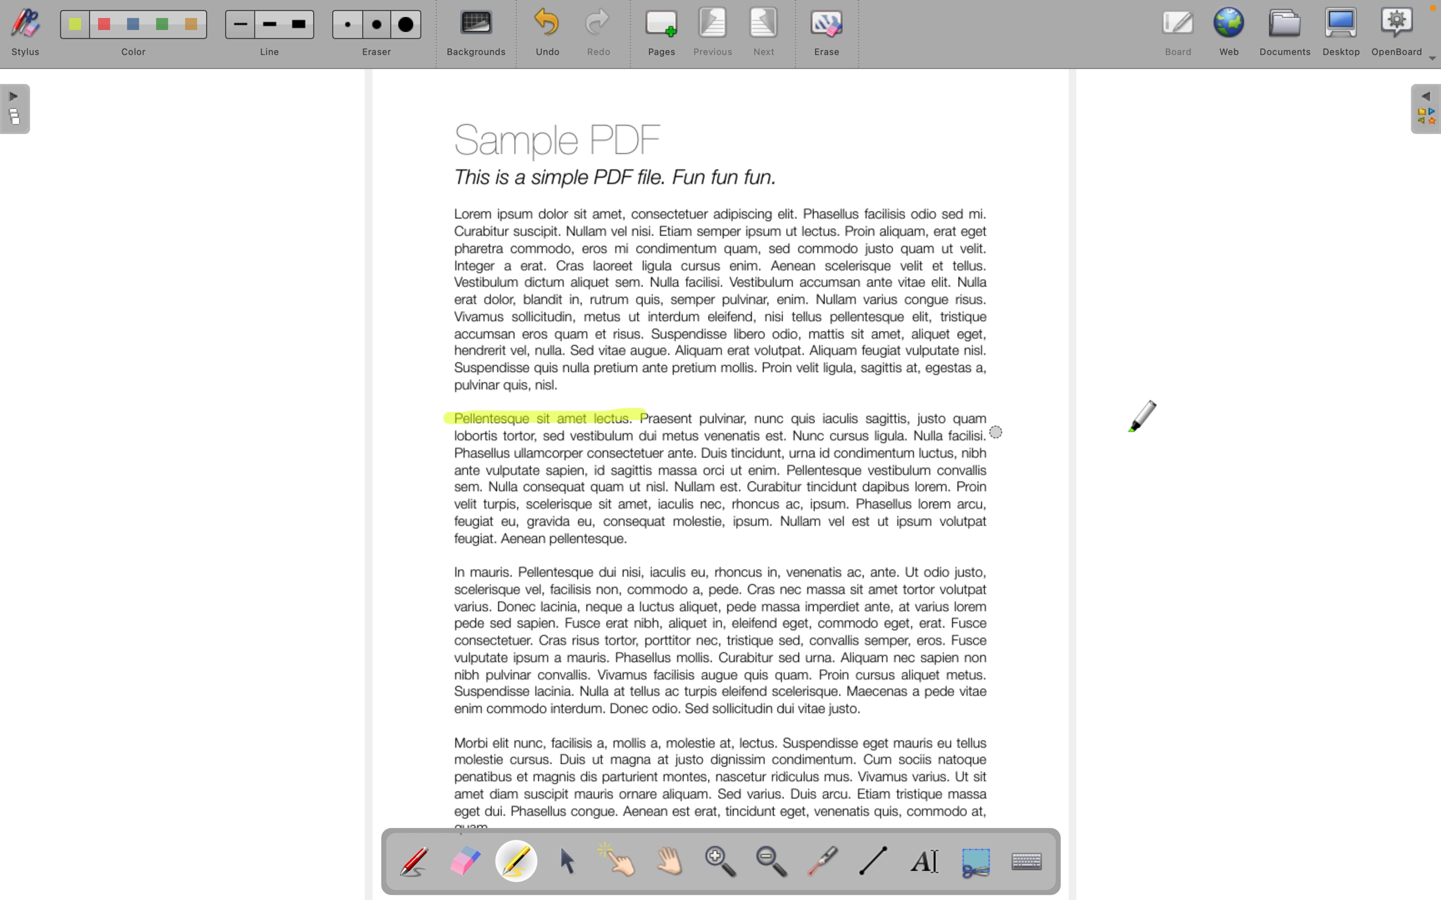  What do you see at coordinates (930, 861) in the screenshot?
I see `write text` at bounding box center [930, 861].